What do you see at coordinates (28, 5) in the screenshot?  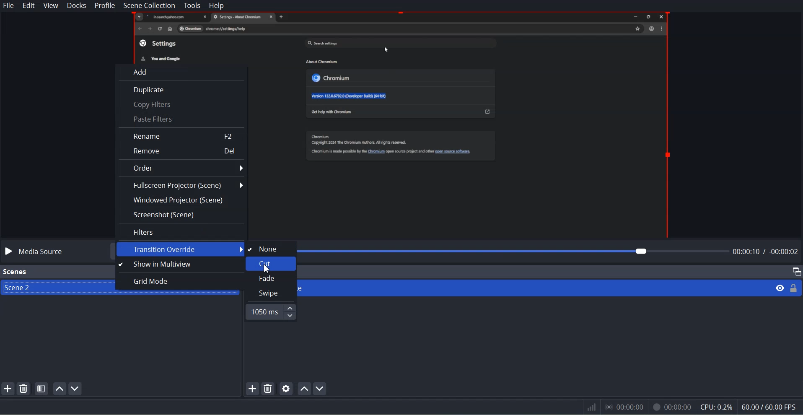 I see `Edit` at bounding box center [28, 5].